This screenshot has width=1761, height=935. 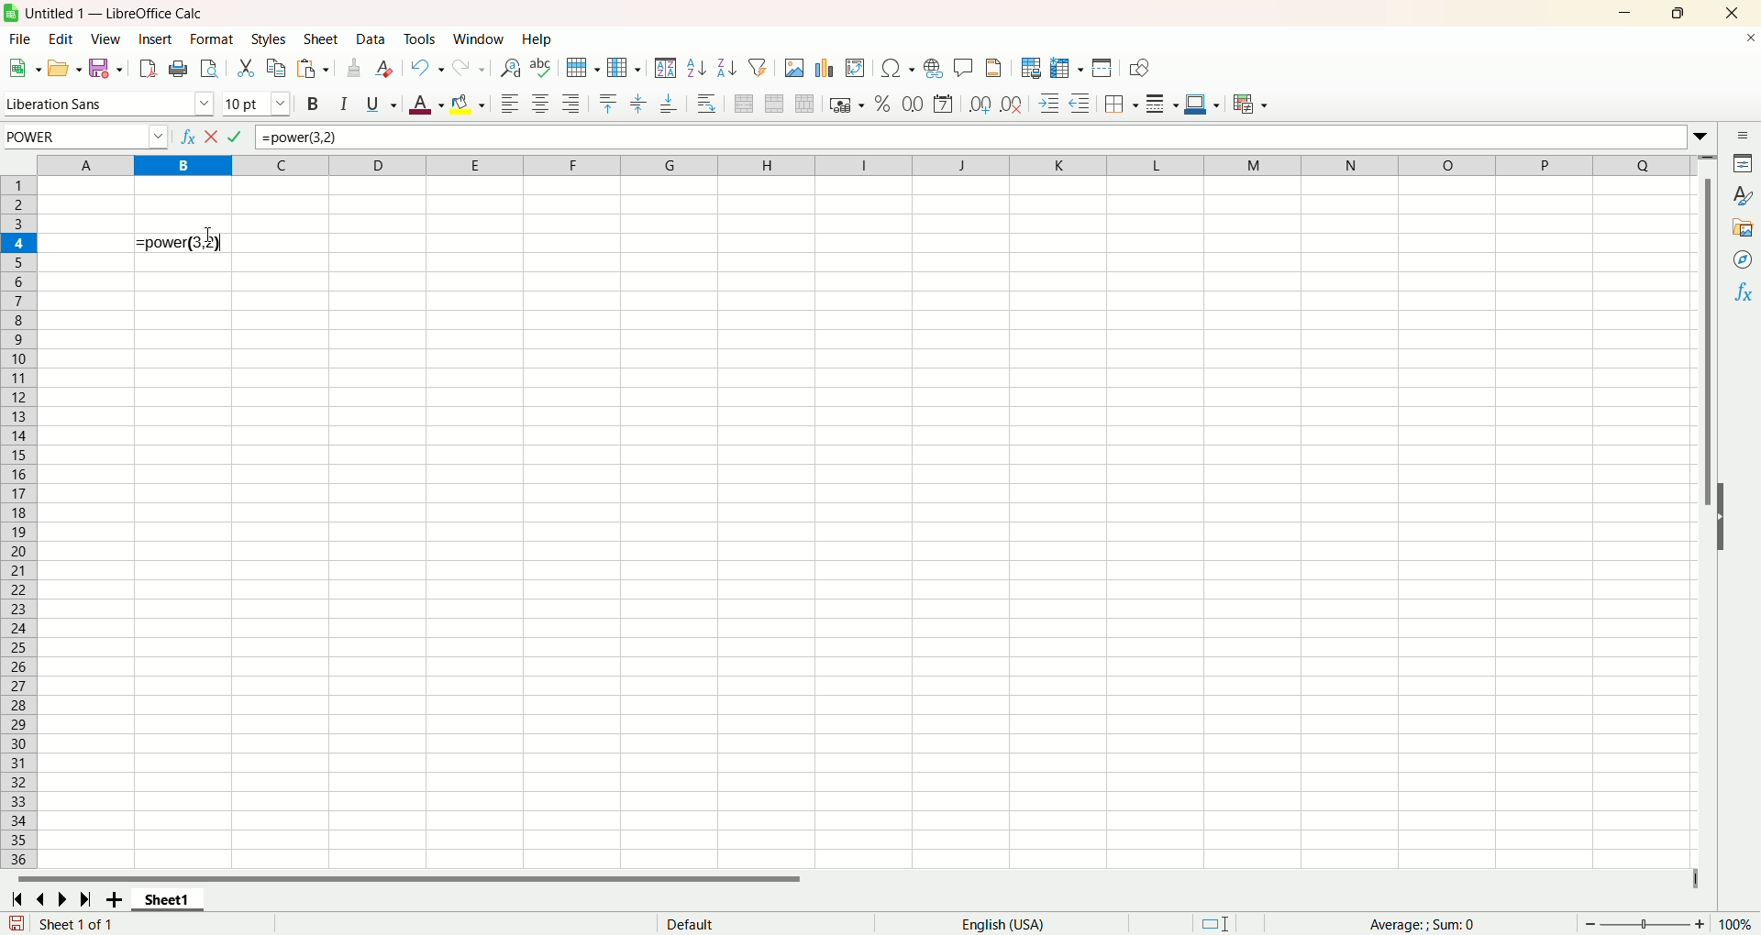 I want to click on close, so click(x=1733, y=14).